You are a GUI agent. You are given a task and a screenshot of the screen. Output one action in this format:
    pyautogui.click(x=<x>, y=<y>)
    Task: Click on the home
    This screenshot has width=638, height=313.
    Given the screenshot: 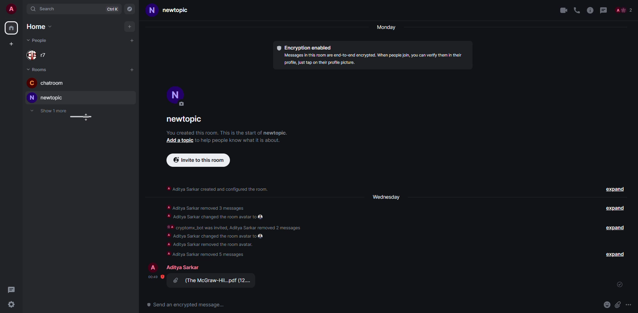 What is the action you would take?
    pyautogui.click(x=39, y=27)
    